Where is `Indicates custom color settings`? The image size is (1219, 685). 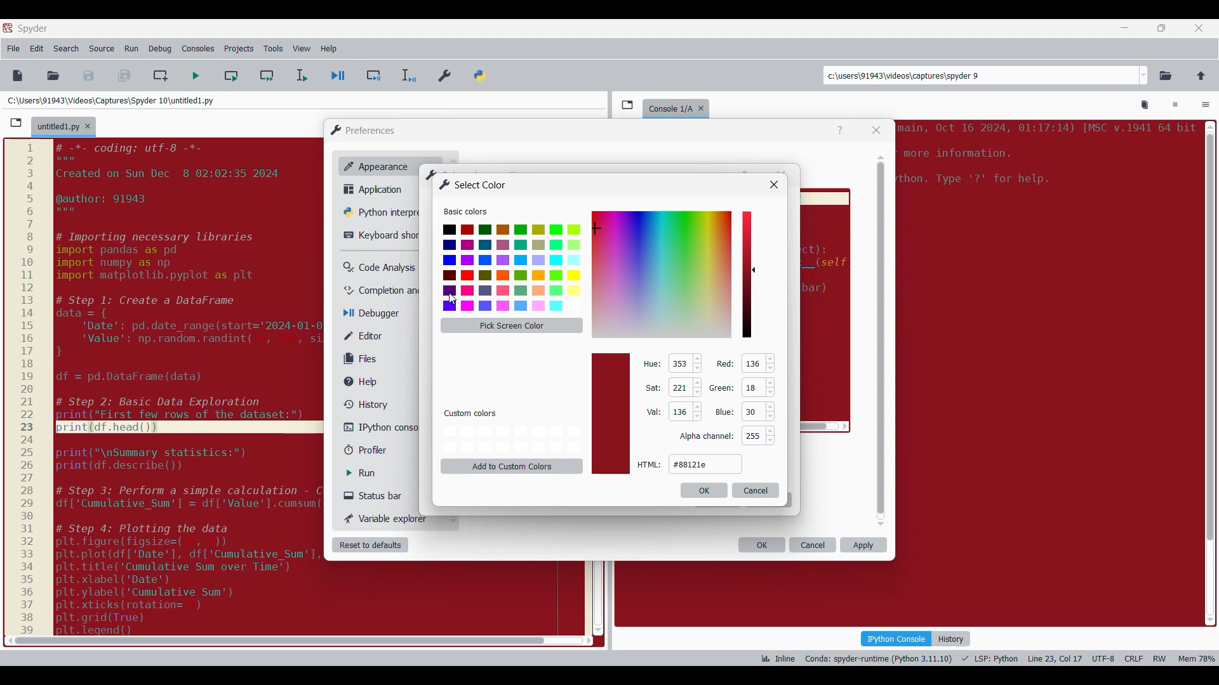 Indicates custom color settings is located at coordinates (471, 414).